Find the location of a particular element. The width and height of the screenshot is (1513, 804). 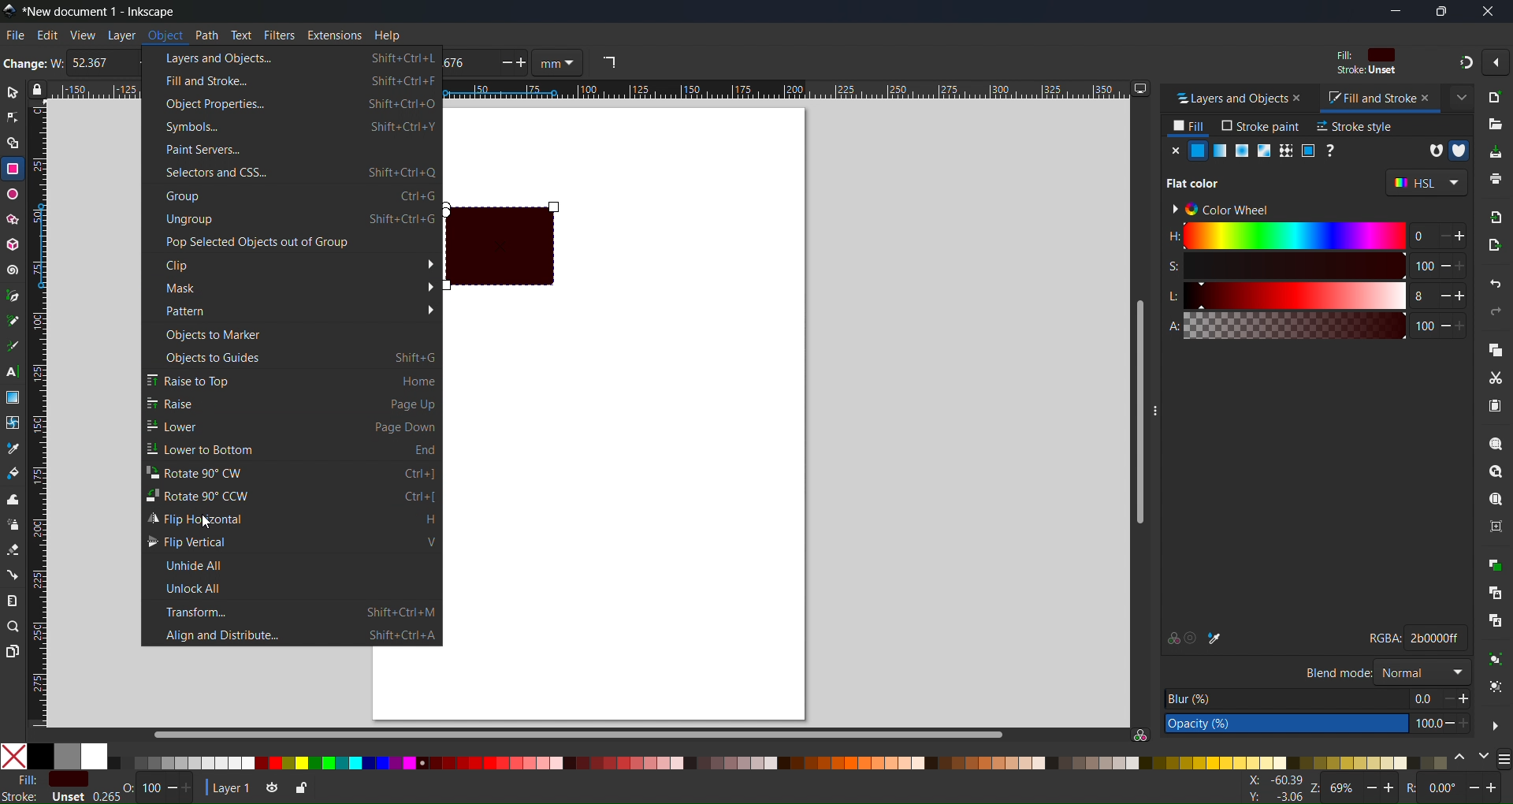

Toggle lock is located at coordinates (41, 90).